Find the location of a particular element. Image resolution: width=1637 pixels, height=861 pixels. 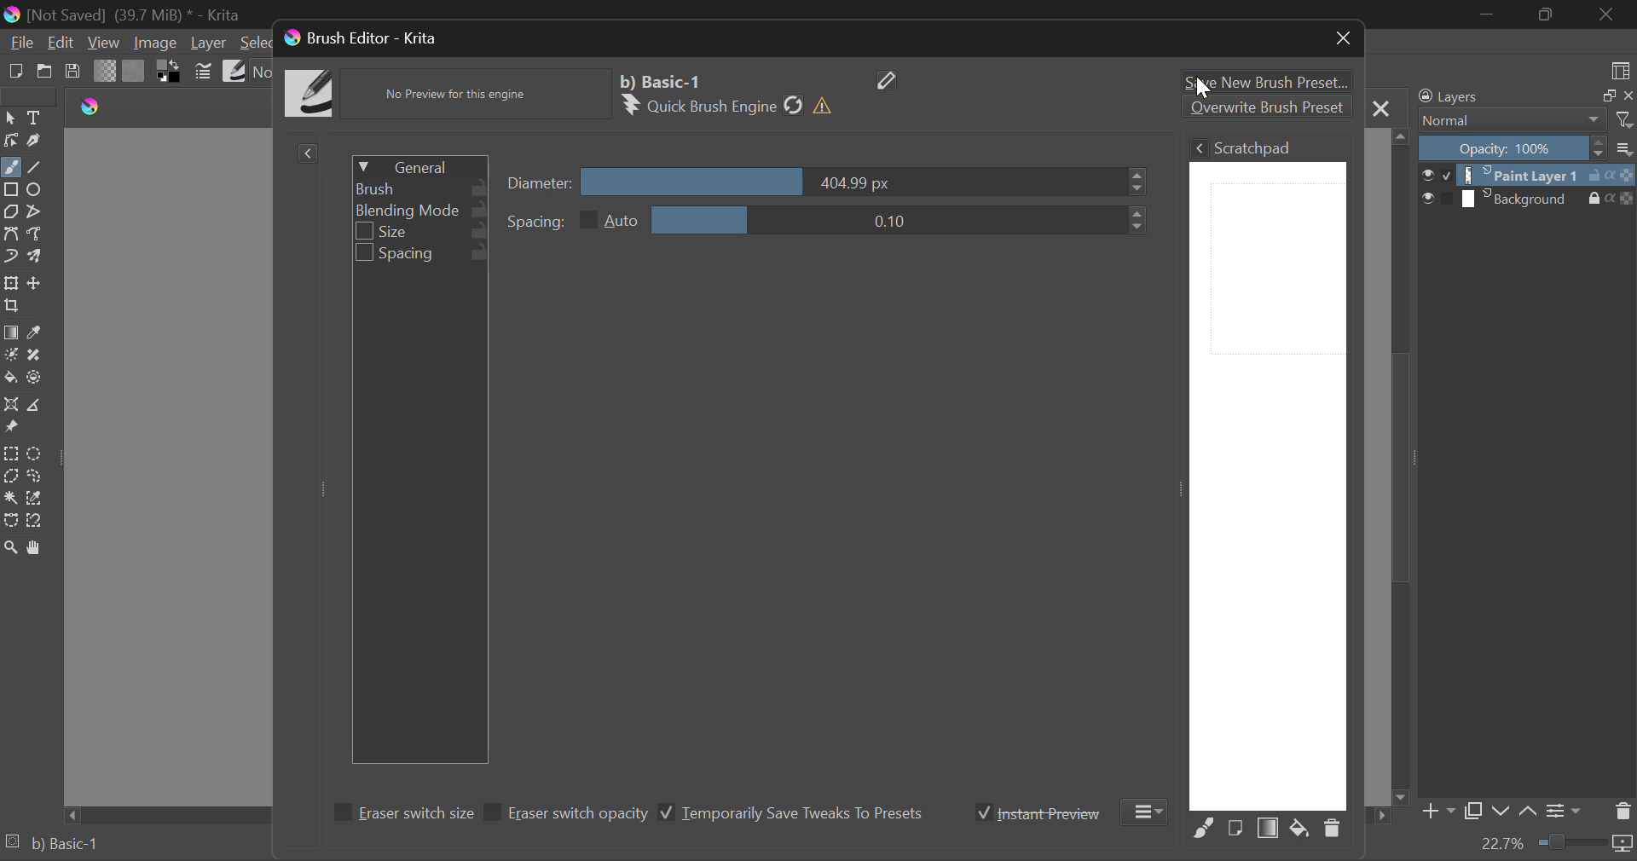

Open is located at coordinates (43, 70).